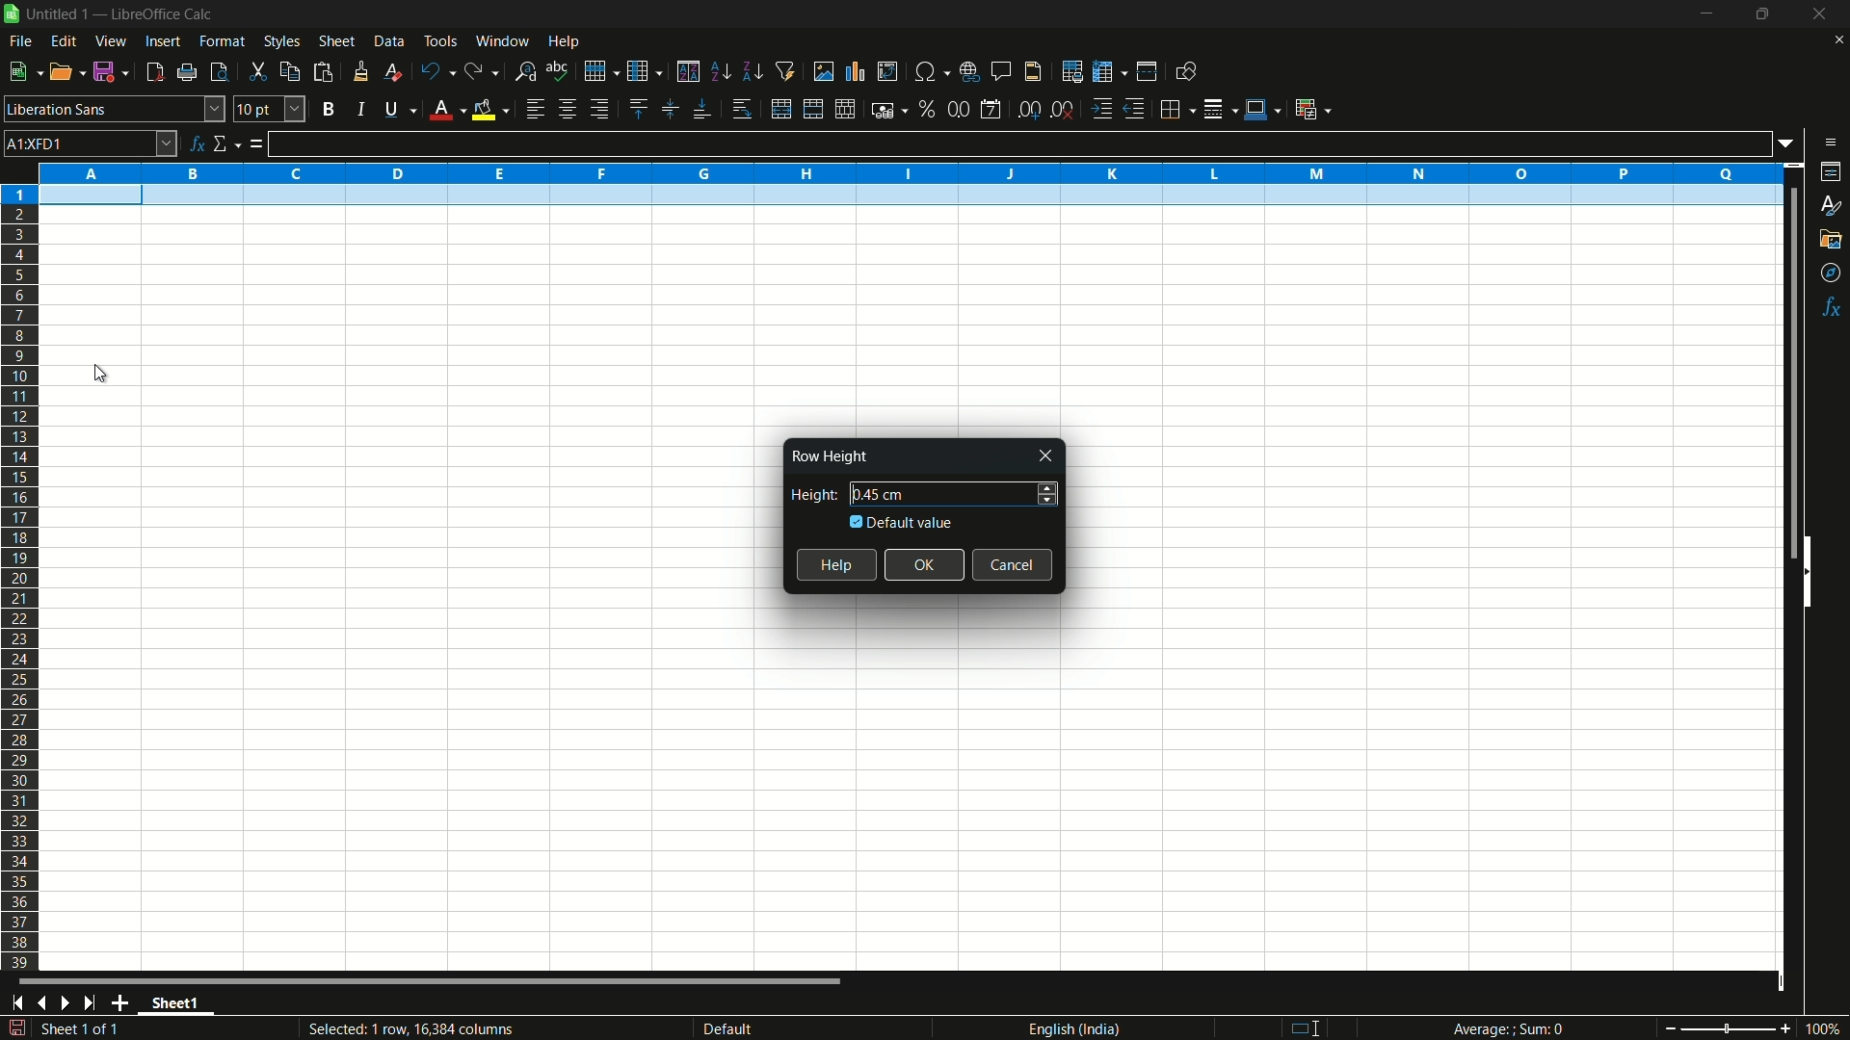 This screenshot has height=1040, width=1850. What do you see at coordinates (1814, 14) in the screenshot?
I see `close app` at bounding box center [1814, 14].